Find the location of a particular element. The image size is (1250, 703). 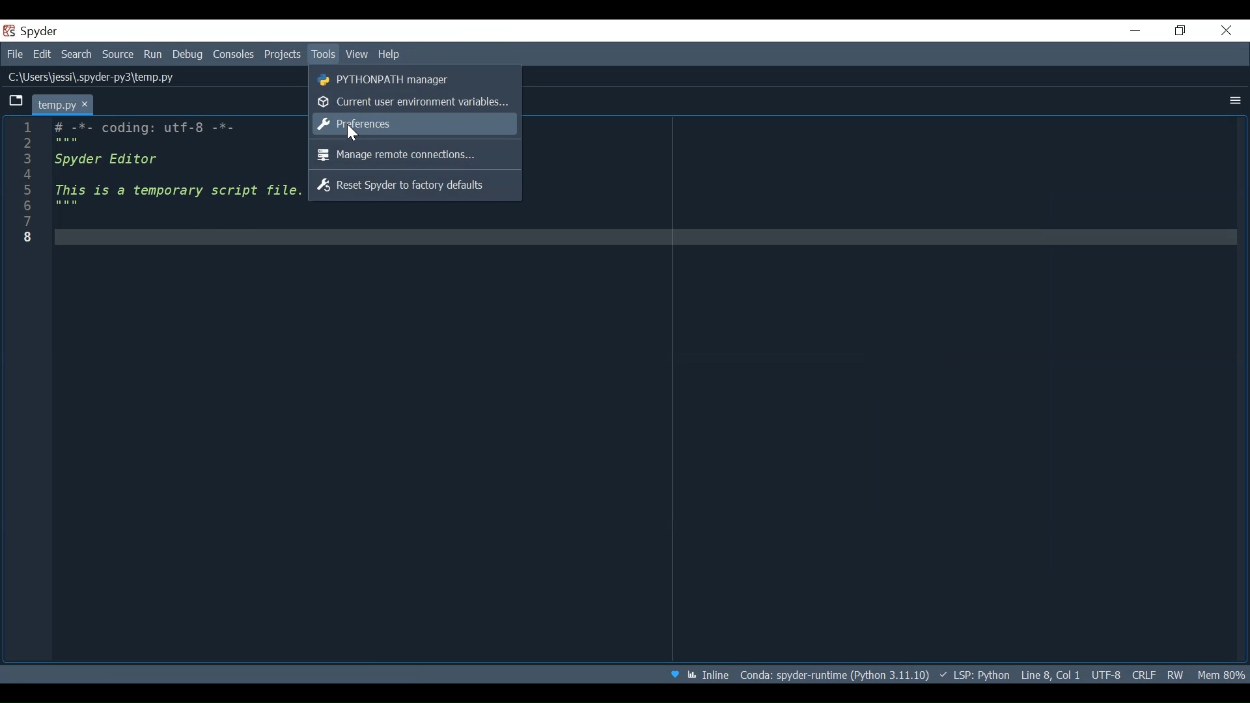

File is located at coordinates (13, 54).